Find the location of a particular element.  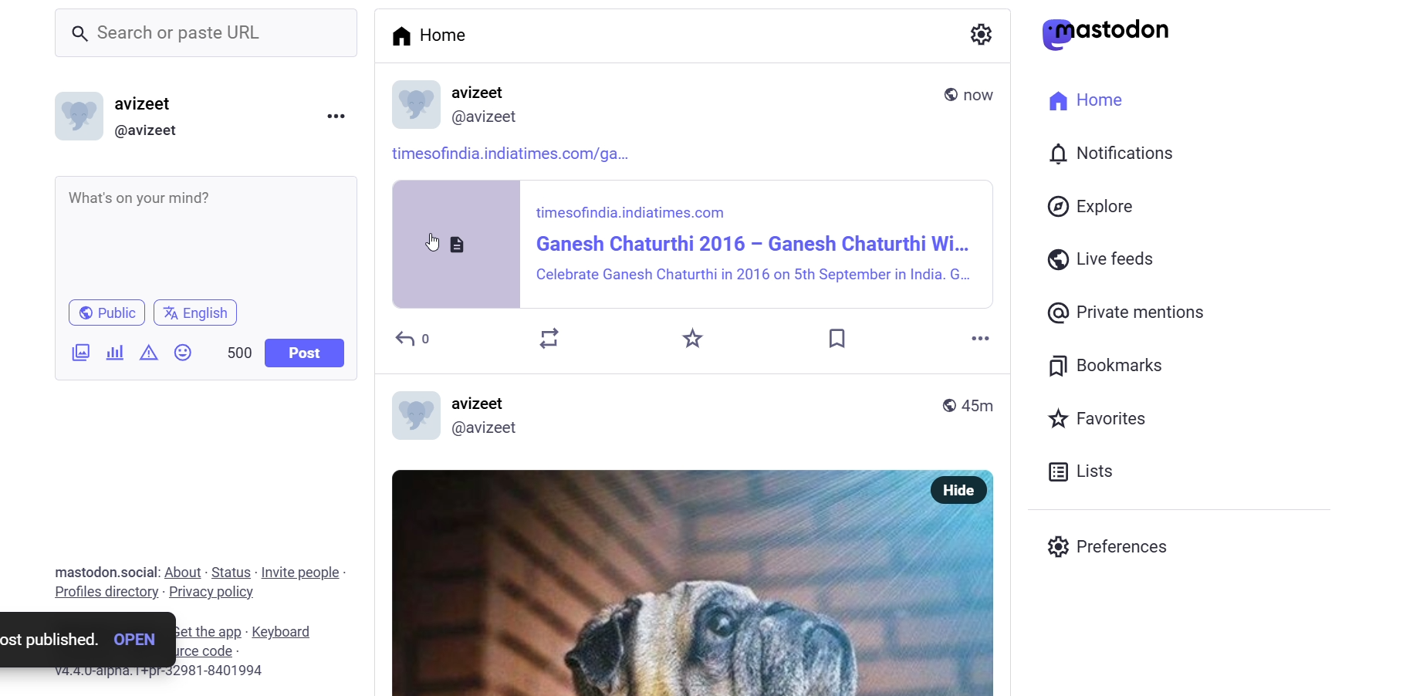

Live feeds is located at coordinates (1134, 260).